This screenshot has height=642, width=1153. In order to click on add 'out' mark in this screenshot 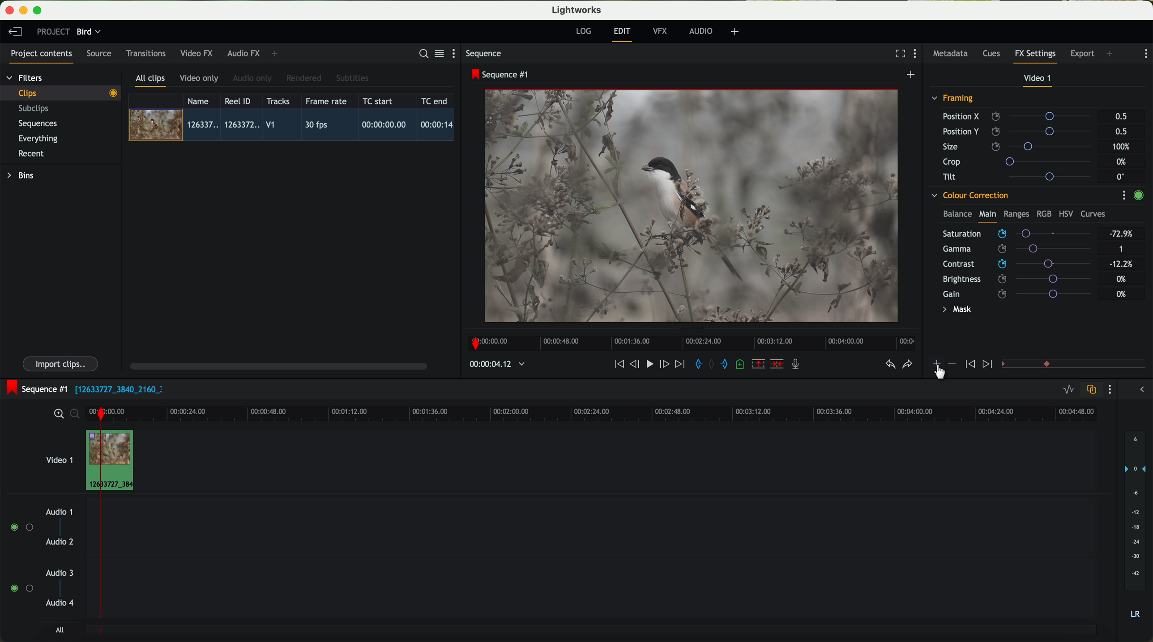, I will do `click(729, 363)`.